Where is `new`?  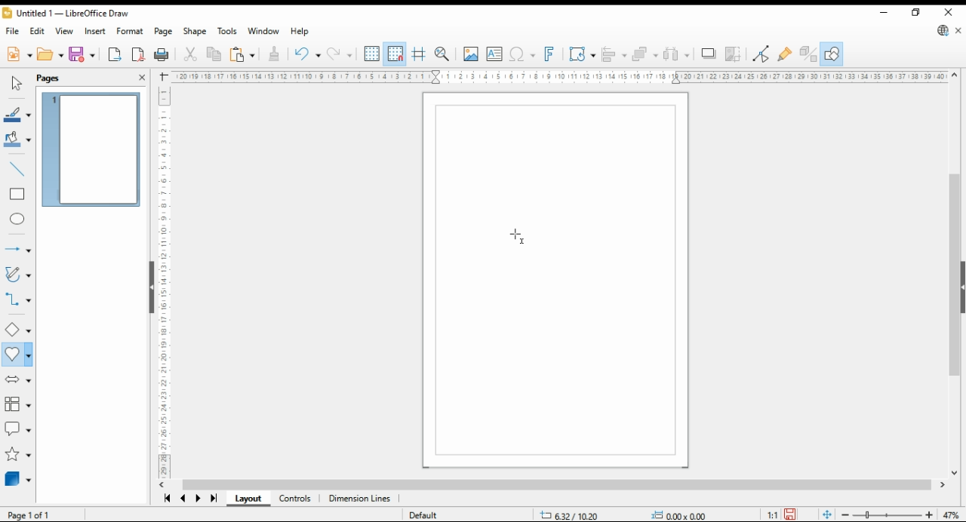
new is located at coordinates (19, 54).